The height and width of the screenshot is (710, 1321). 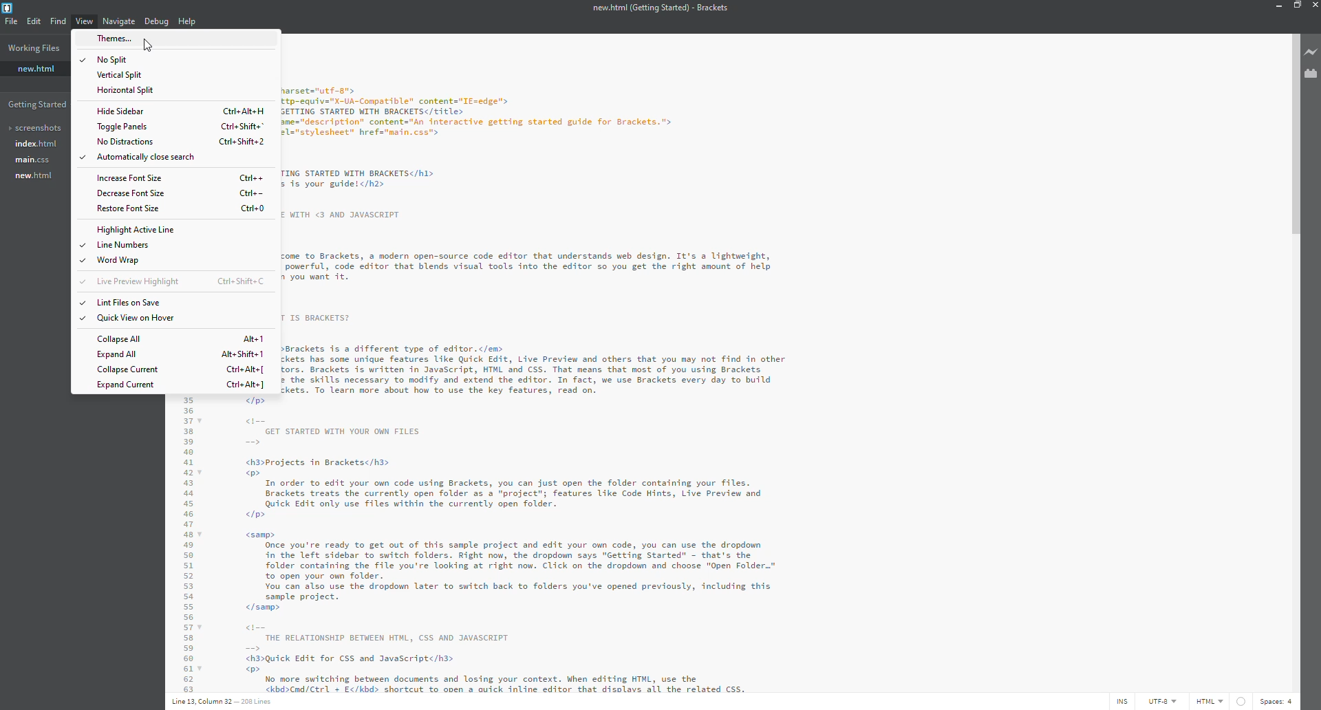 What do you see at coordinates (658, 9) in the screenshot?
I see `brackets` at bounding box center [658, 9].